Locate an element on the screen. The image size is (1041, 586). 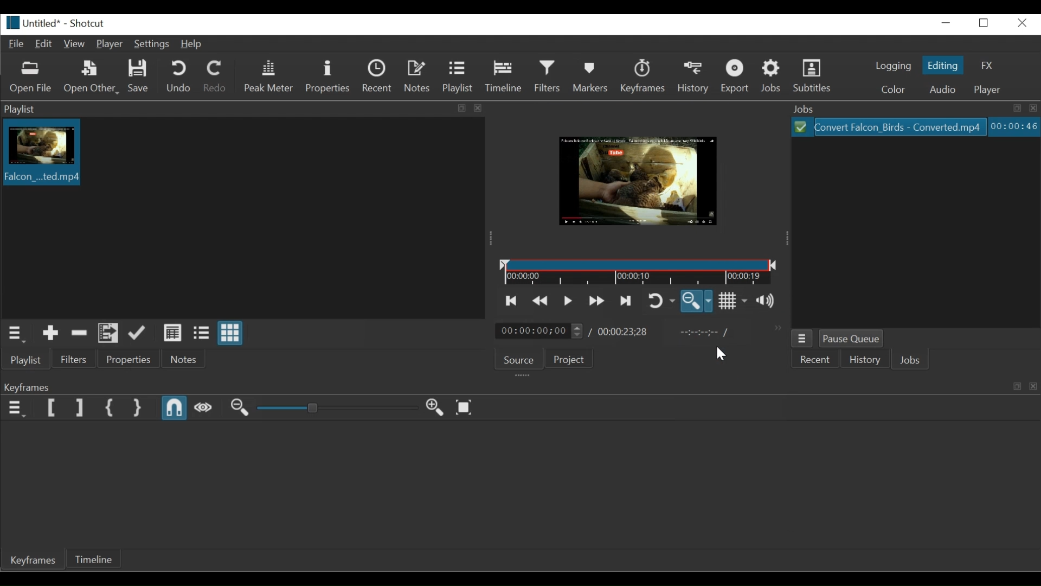
Settings is located at coordinates (152, 44).